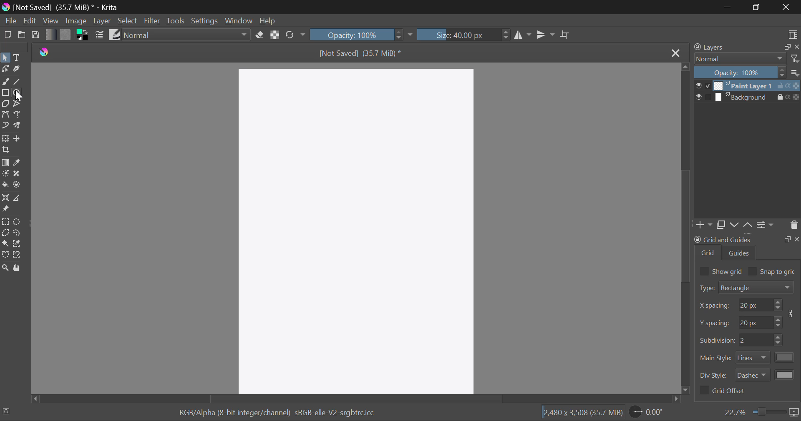 The image size is (801, 421). Describe the element at coordinates (17, 80) in the screenshot. I see `Line` at that location.